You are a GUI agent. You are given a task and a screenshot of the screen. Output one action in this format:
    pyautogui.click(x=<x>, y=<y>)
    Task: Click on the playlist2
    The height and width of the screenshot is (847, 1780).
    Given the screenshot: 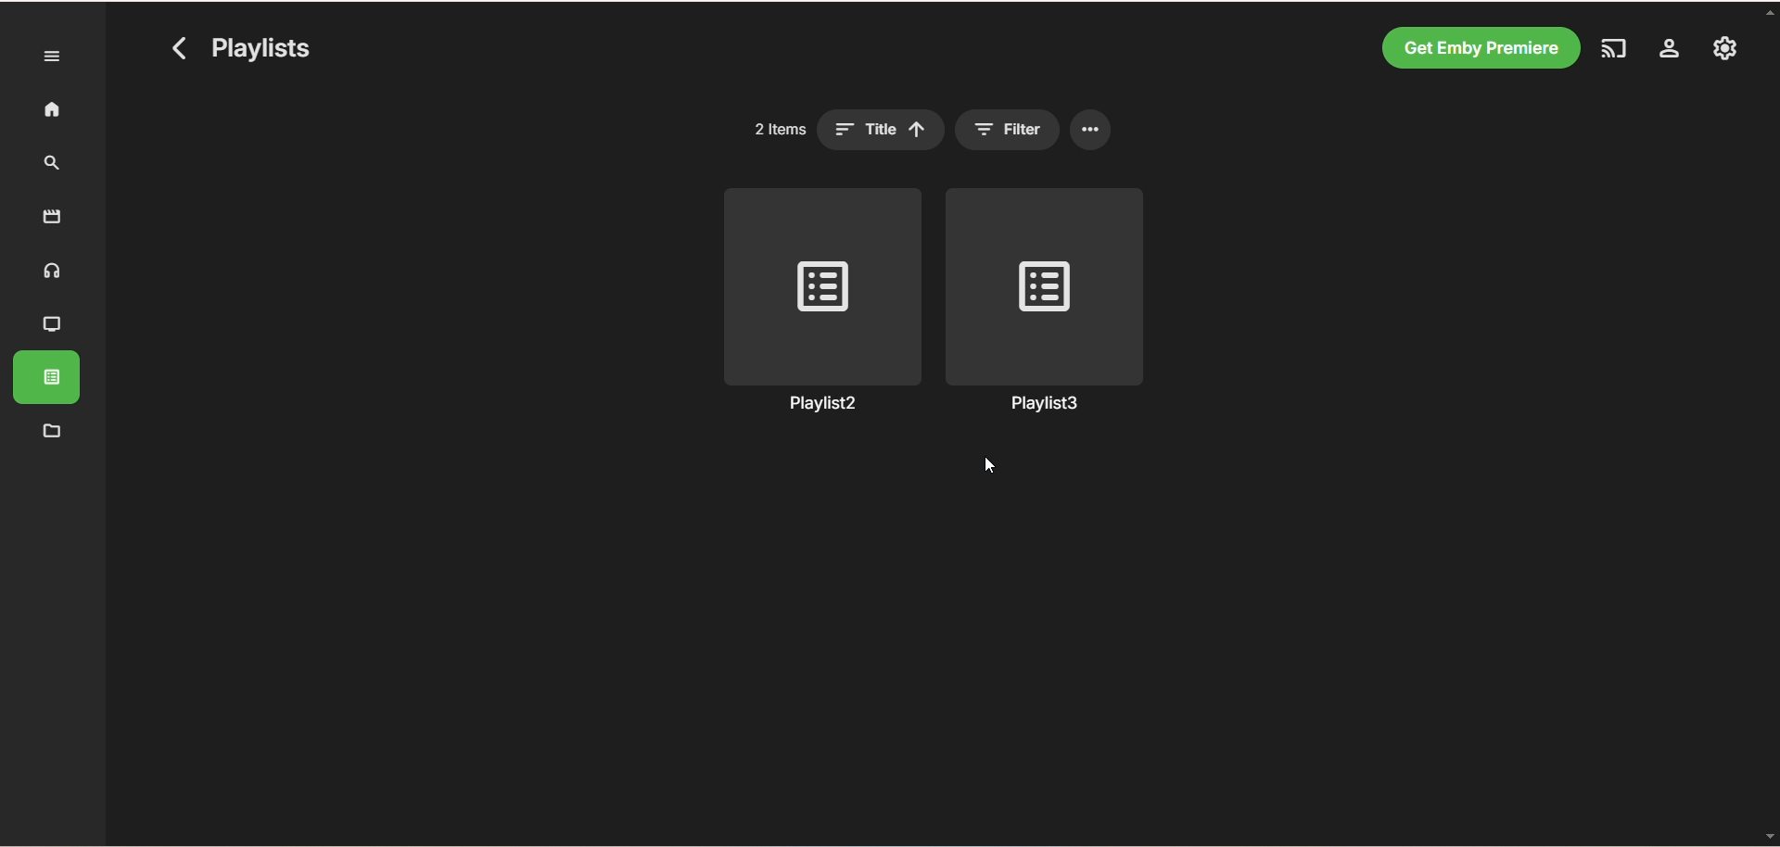 What is the action you would take?
    pyautogui.click(x=821, y=301)
    